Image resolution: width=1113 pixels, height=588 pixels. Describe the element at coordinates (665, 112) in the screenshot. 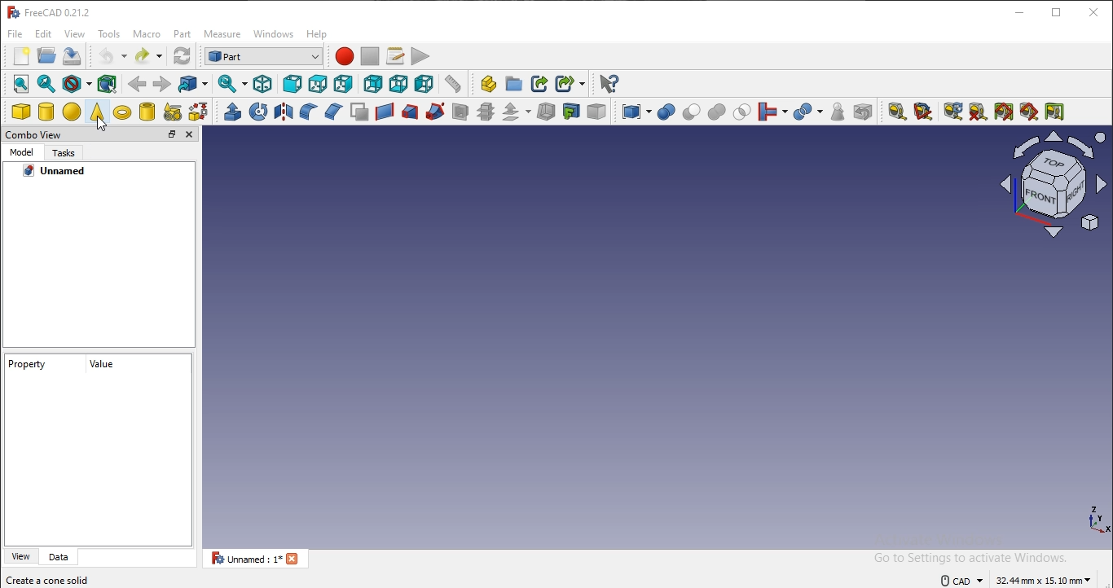

I see `` at that location.